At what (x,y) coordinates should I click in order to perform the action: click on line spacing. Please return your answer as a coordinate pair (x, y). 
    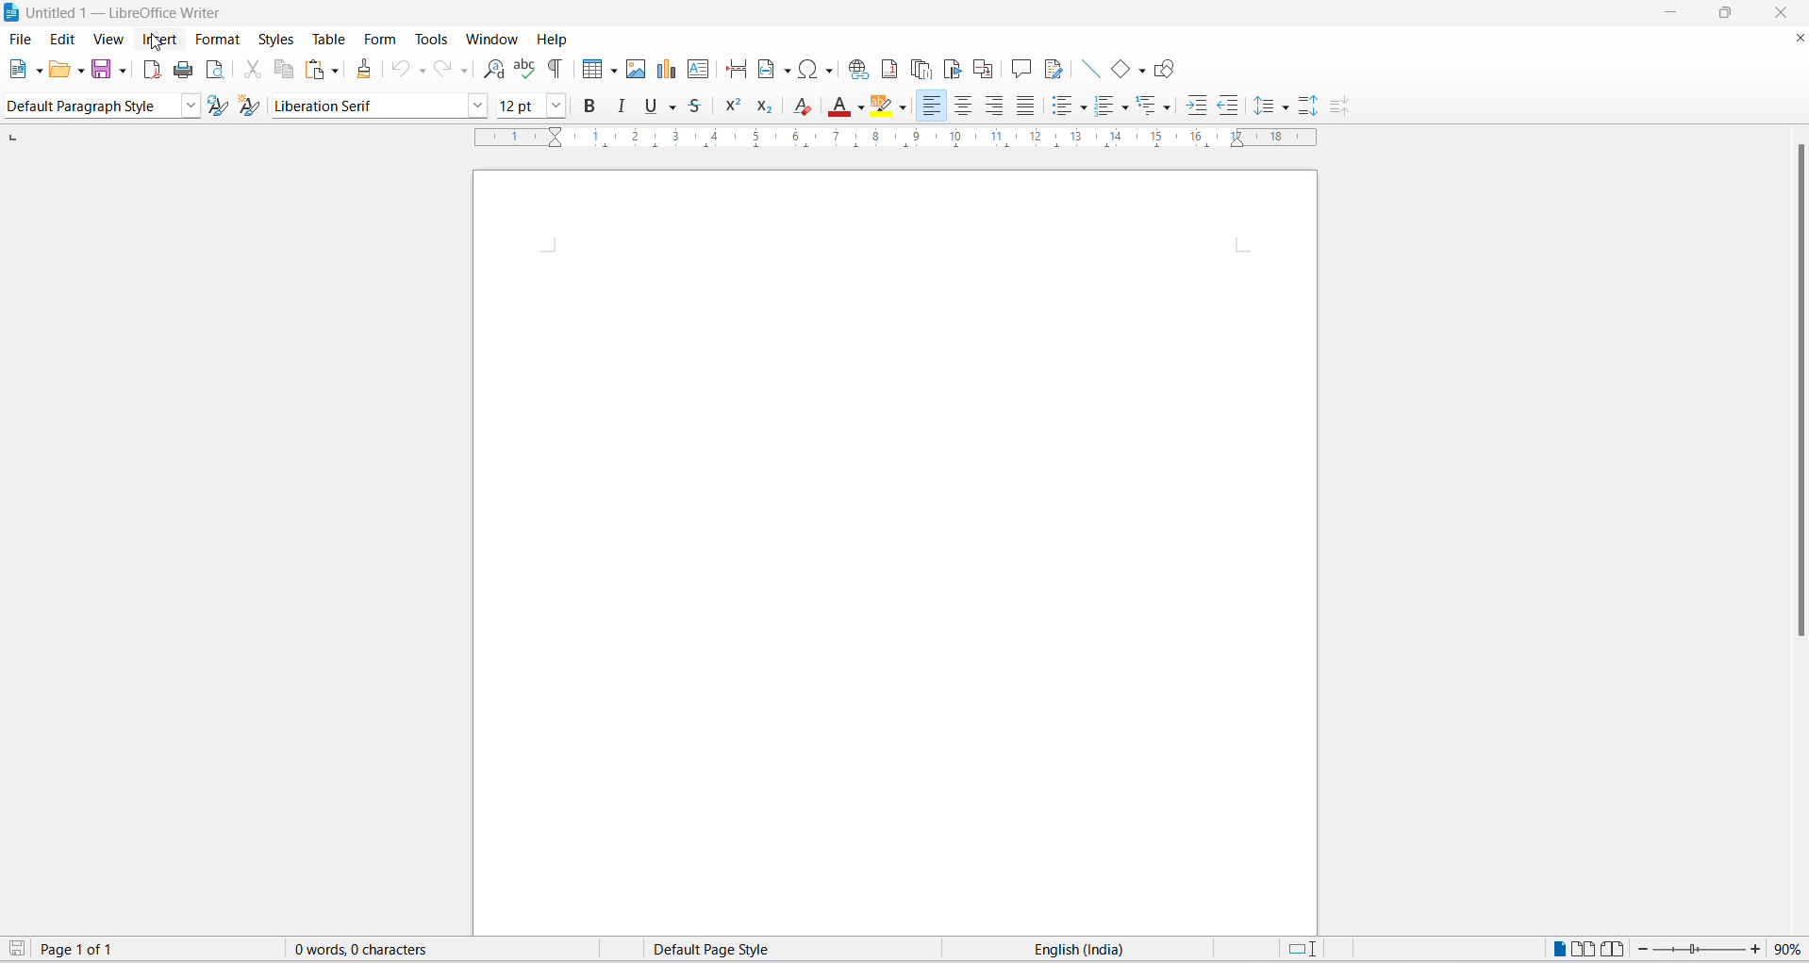
    Looking at the image, I should click on (1267, 107).